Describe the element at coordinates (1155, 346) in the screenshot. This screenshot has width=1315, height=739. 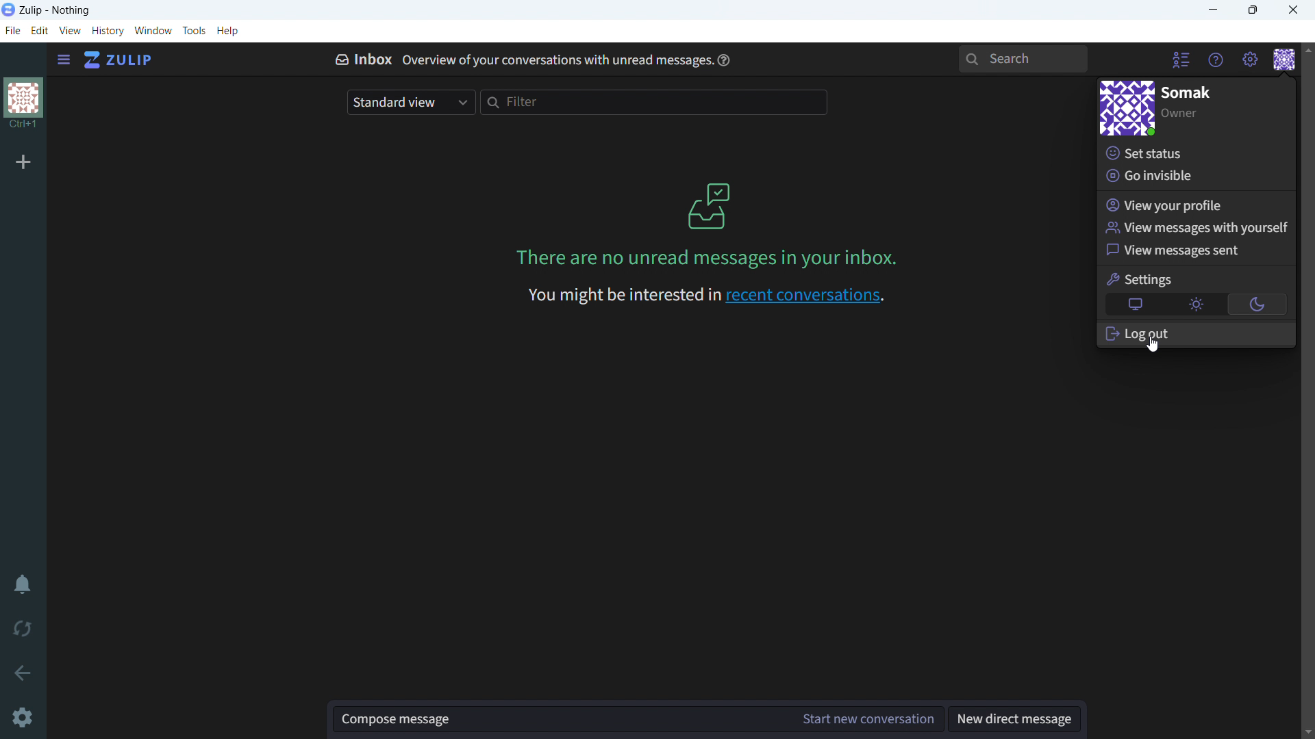
I see `cursor` at that location.